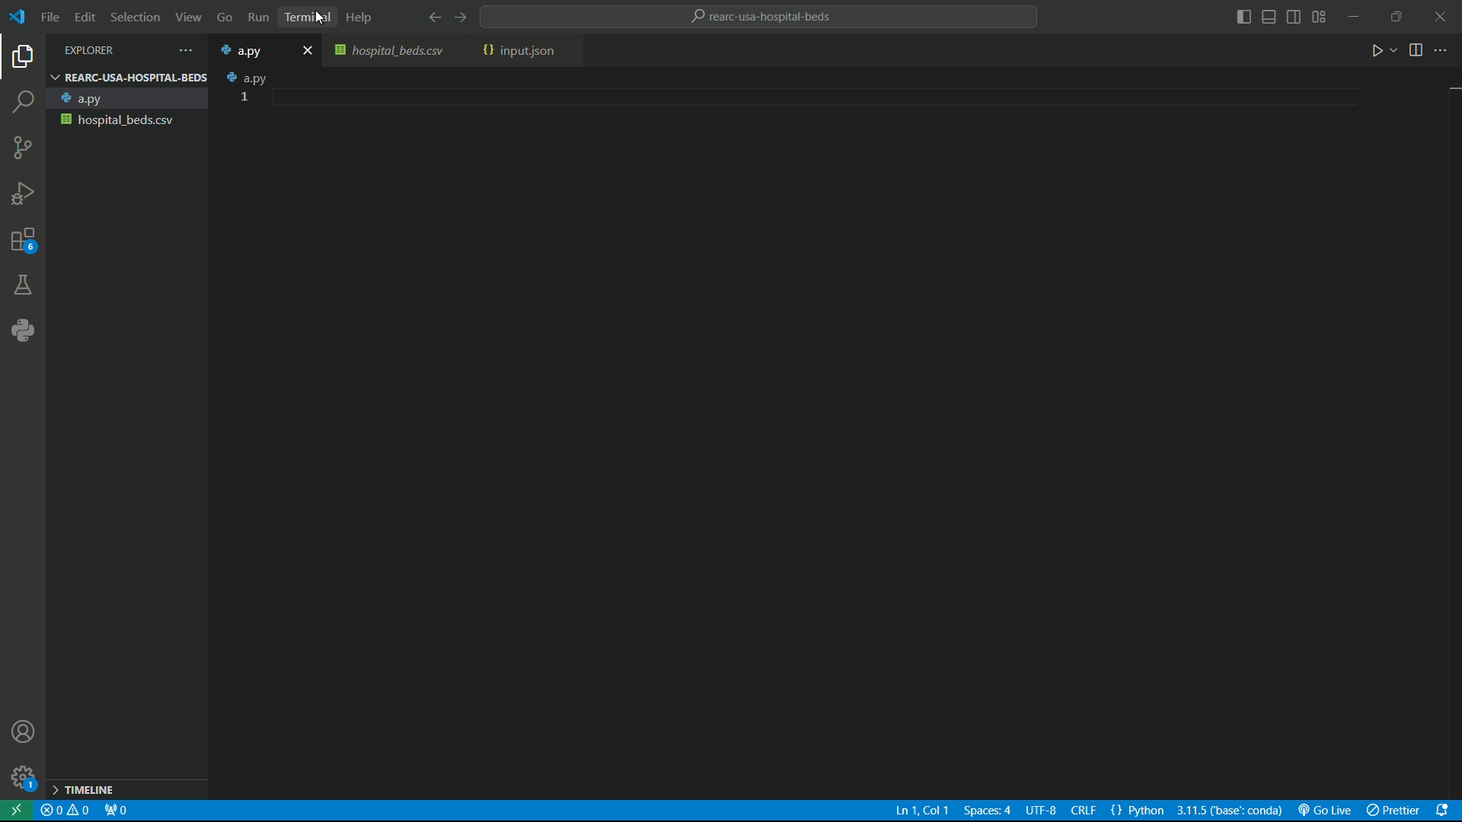 The height and width of the screenshot is (822, 1462). What do you see at coordinates (67, 811) in the screenshot?
I see `code problems` at bounding box center [67, 811].